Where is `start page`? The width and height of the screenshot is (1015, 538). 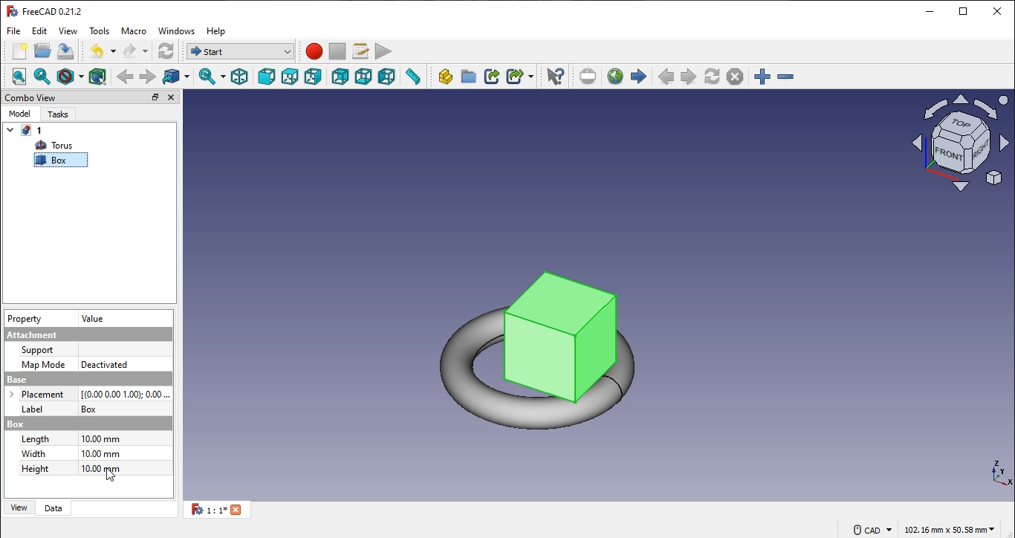
start page is located at coordinates (639, 76).